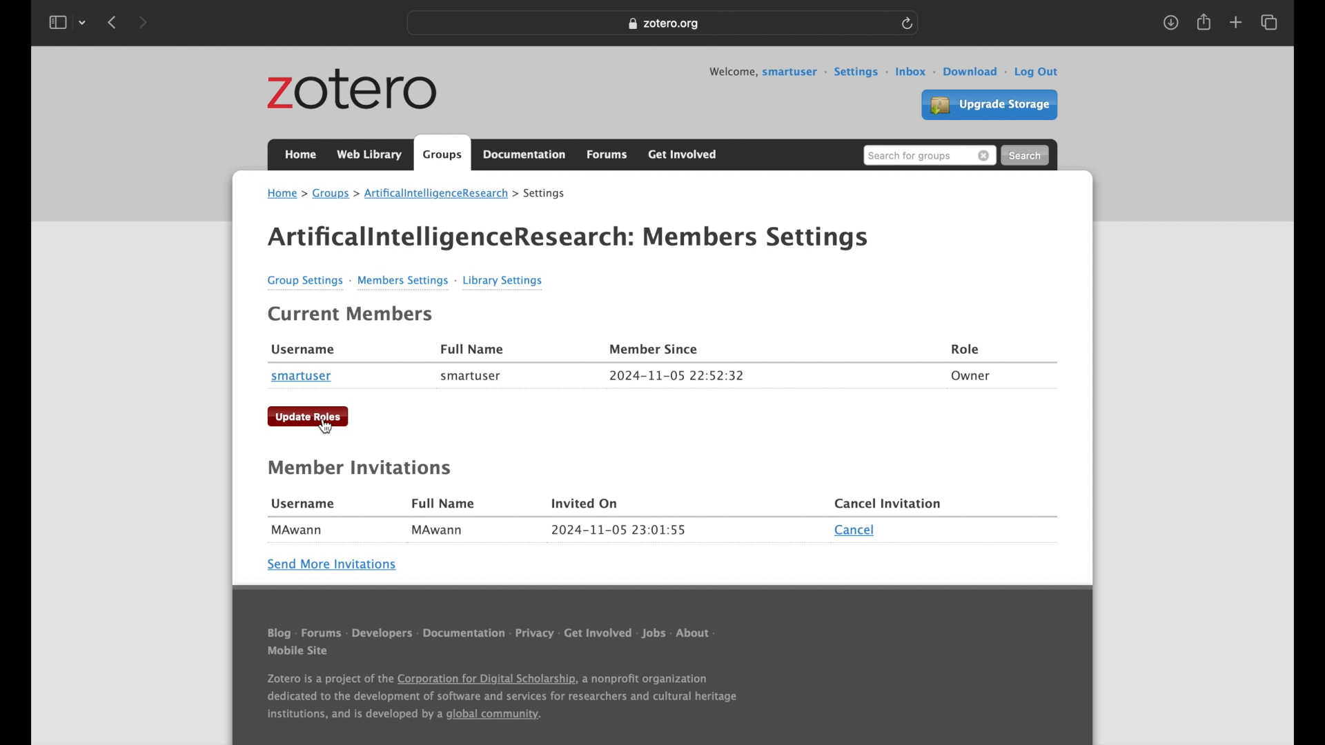  What do you see at coordinates (333, 565) in the screenshot?
I see `send more invitations` at bounding box center [333, 565].